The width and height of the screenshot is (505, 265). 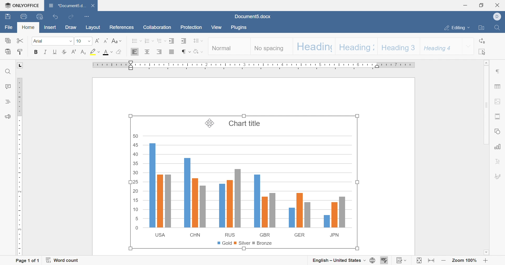 I want to click on numbering, so click(x=149, y=41).